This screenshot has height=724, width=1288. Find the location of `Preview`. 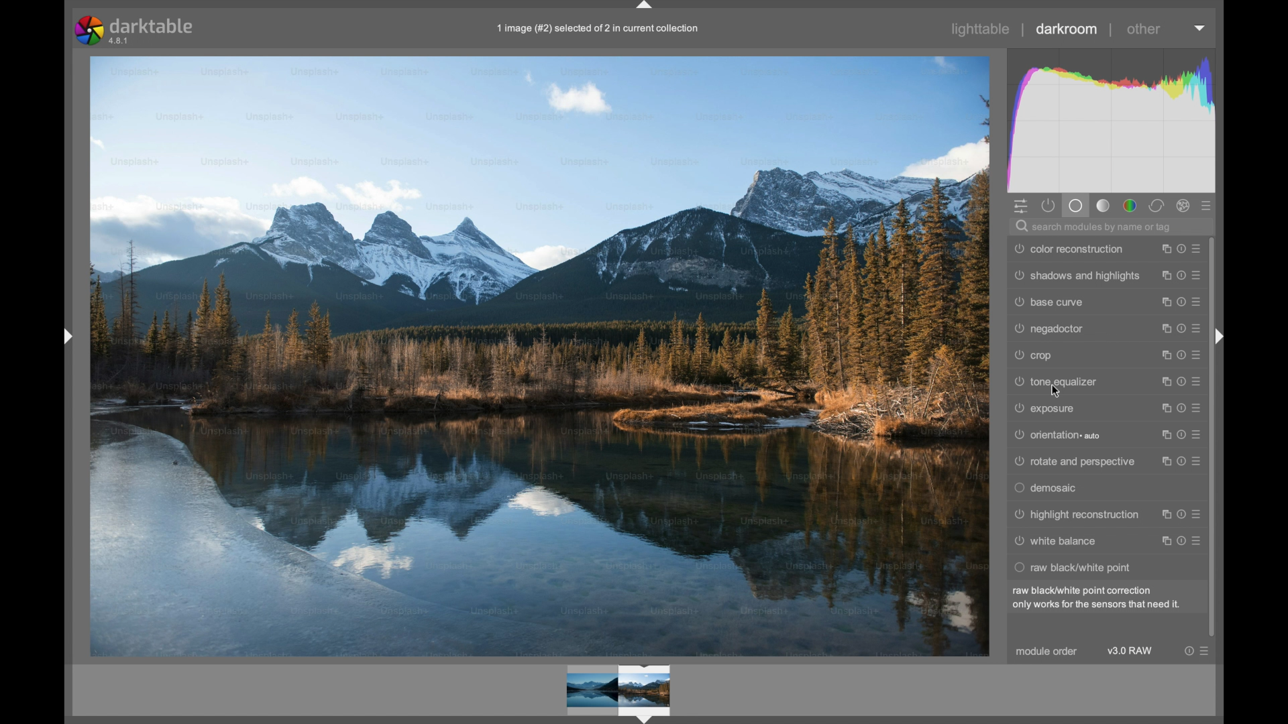

Preview is located at coordinates (617, 693).